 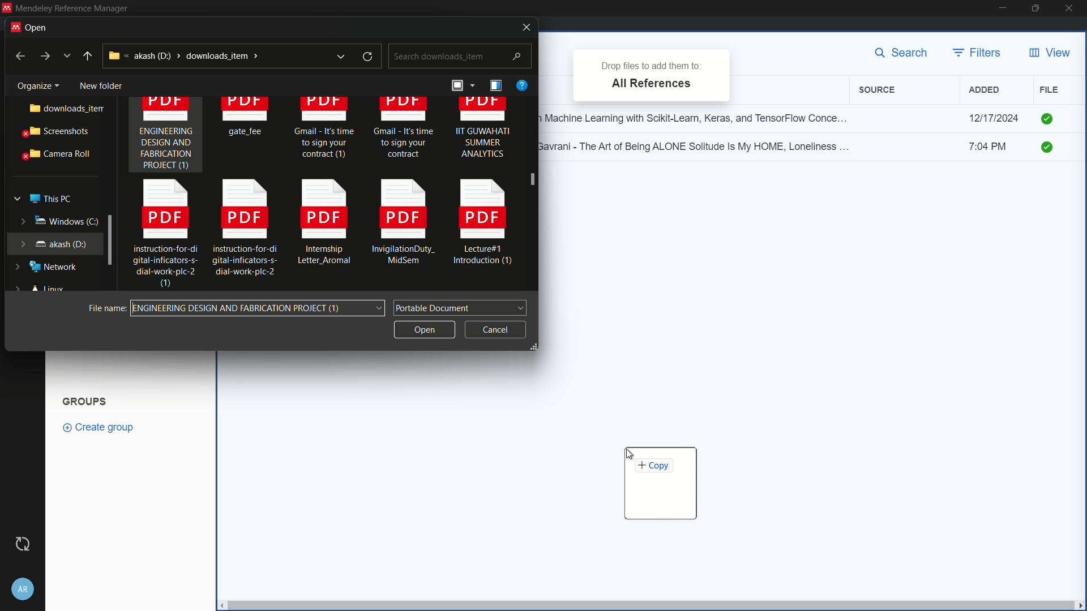 What do you see at coordinates (1051, 148) in the screenshot?
I see `check` at bounding box center [1051, 148].